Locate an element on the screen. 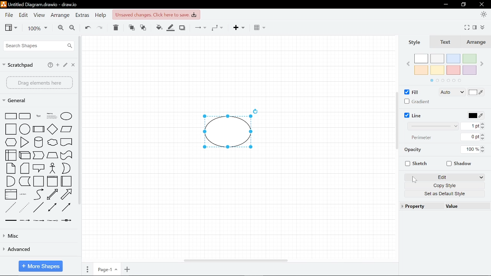 This screenshot has width=491, height=276. Decrease line width is located at coordinates (484, 129).